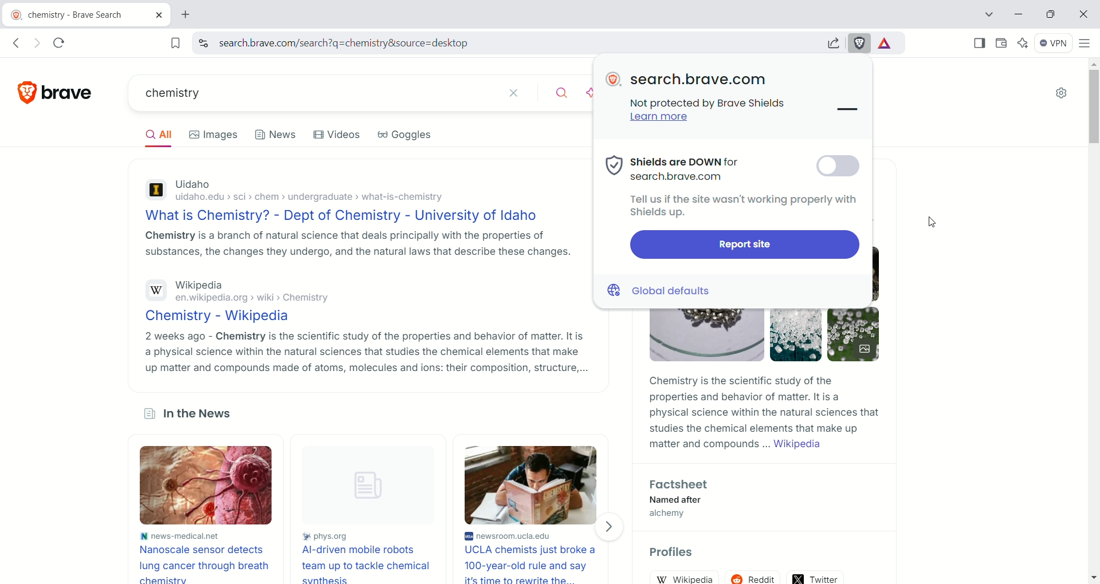 This screenshot has height=584, width=1100. Describe the element at coordinates (614, 79) in the screenshot. I see `brave logo` at that location.